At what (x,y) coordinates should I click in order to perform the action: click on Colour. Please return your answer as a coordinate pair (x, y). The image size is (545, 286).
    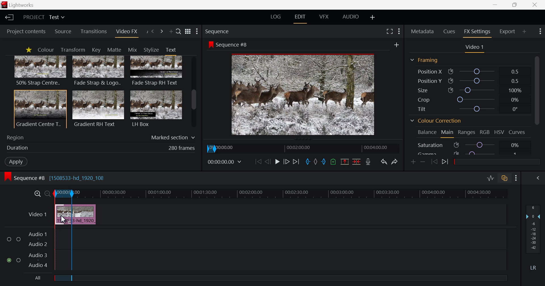
    Looking at the image, I should click on (45, 50).